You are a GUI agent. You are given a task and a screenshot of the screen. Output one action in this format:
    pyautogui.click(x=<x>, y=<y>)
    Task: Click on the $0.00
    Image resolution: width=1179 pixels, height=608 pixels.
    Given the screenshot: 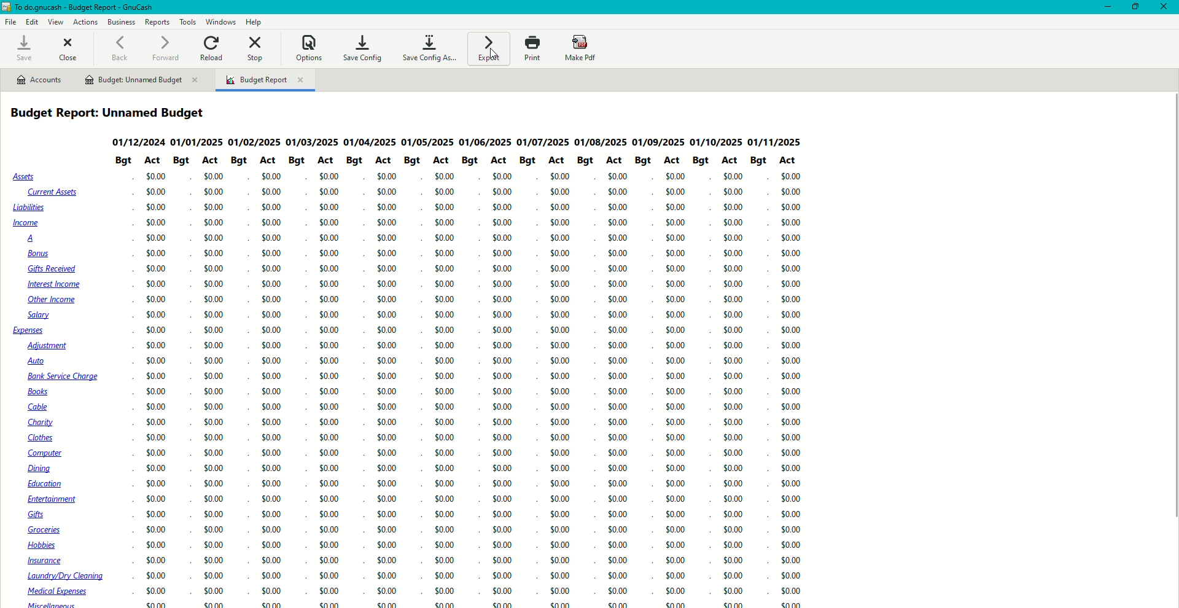 What is the action you would take?
    pyautogui.click(x=388, y=328)
    